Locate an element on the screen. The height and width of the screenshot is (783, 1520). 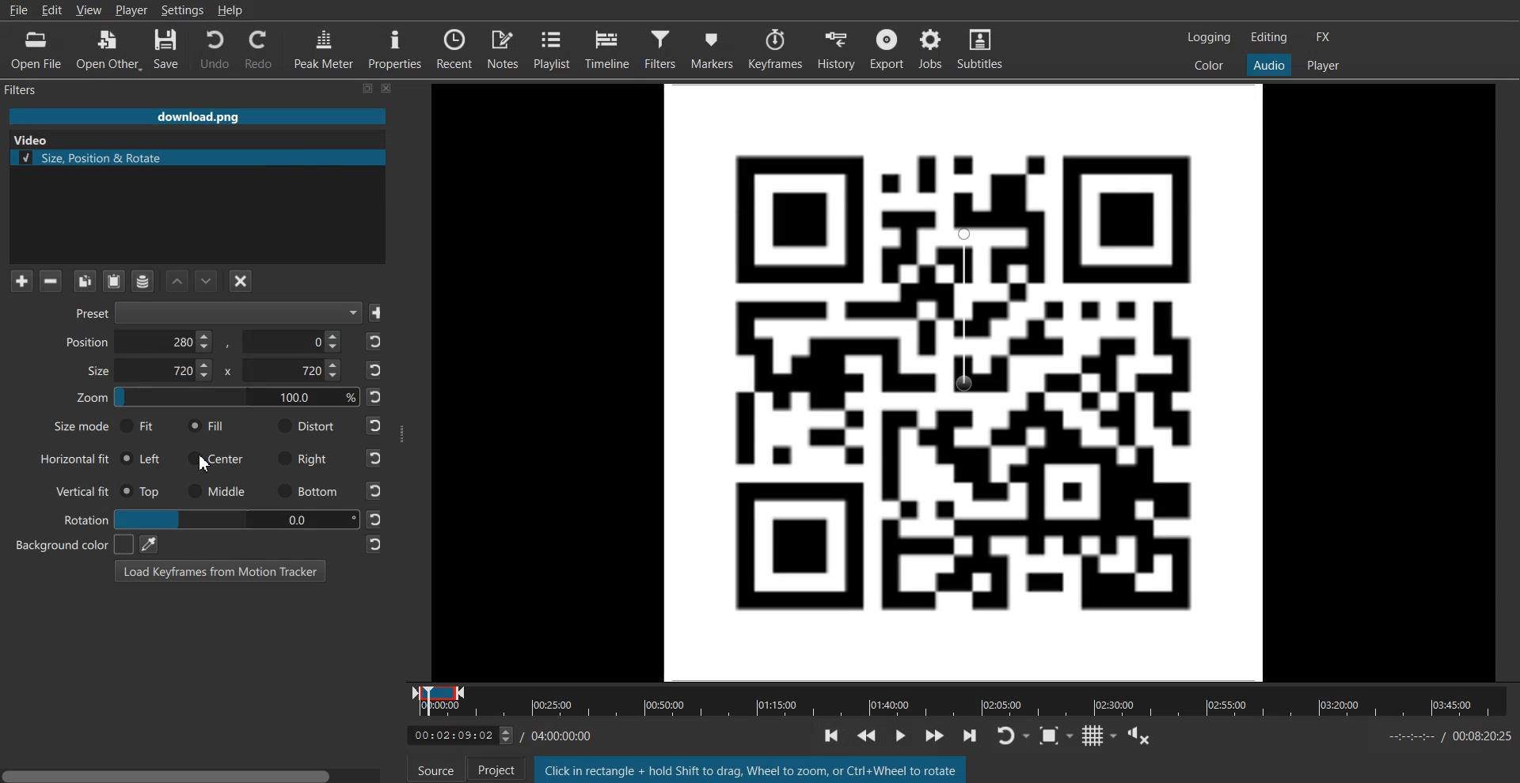
Bottom is located at coordinates (306, 492).